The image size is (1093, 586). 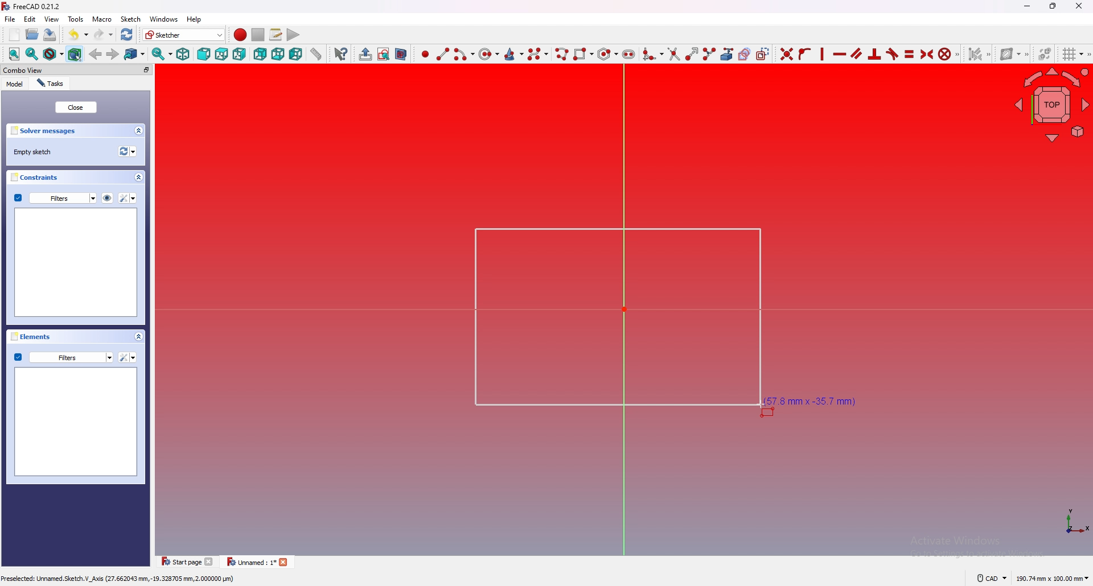 I want to click on filters, so click(x=55, y=197).